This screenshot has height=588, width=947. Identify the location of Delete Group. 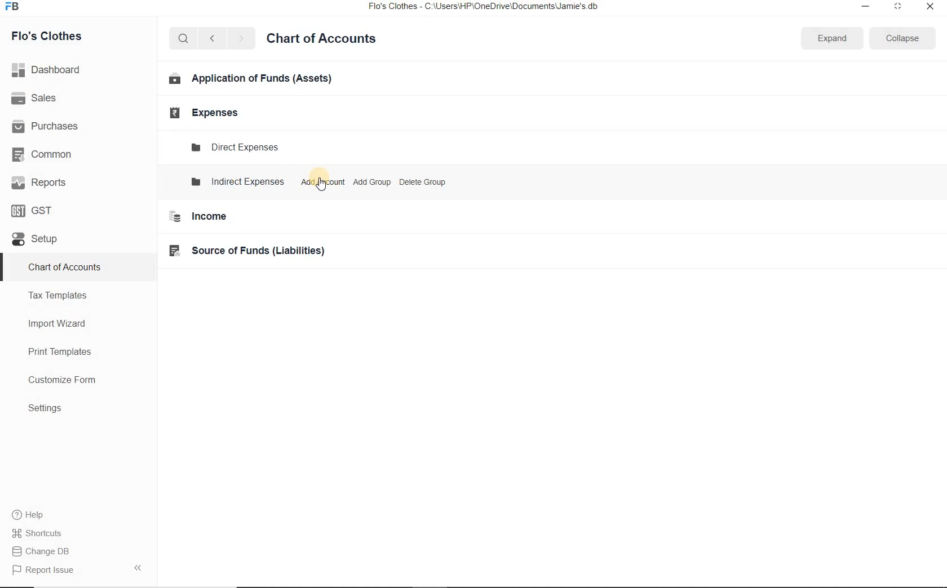
(424, 184).